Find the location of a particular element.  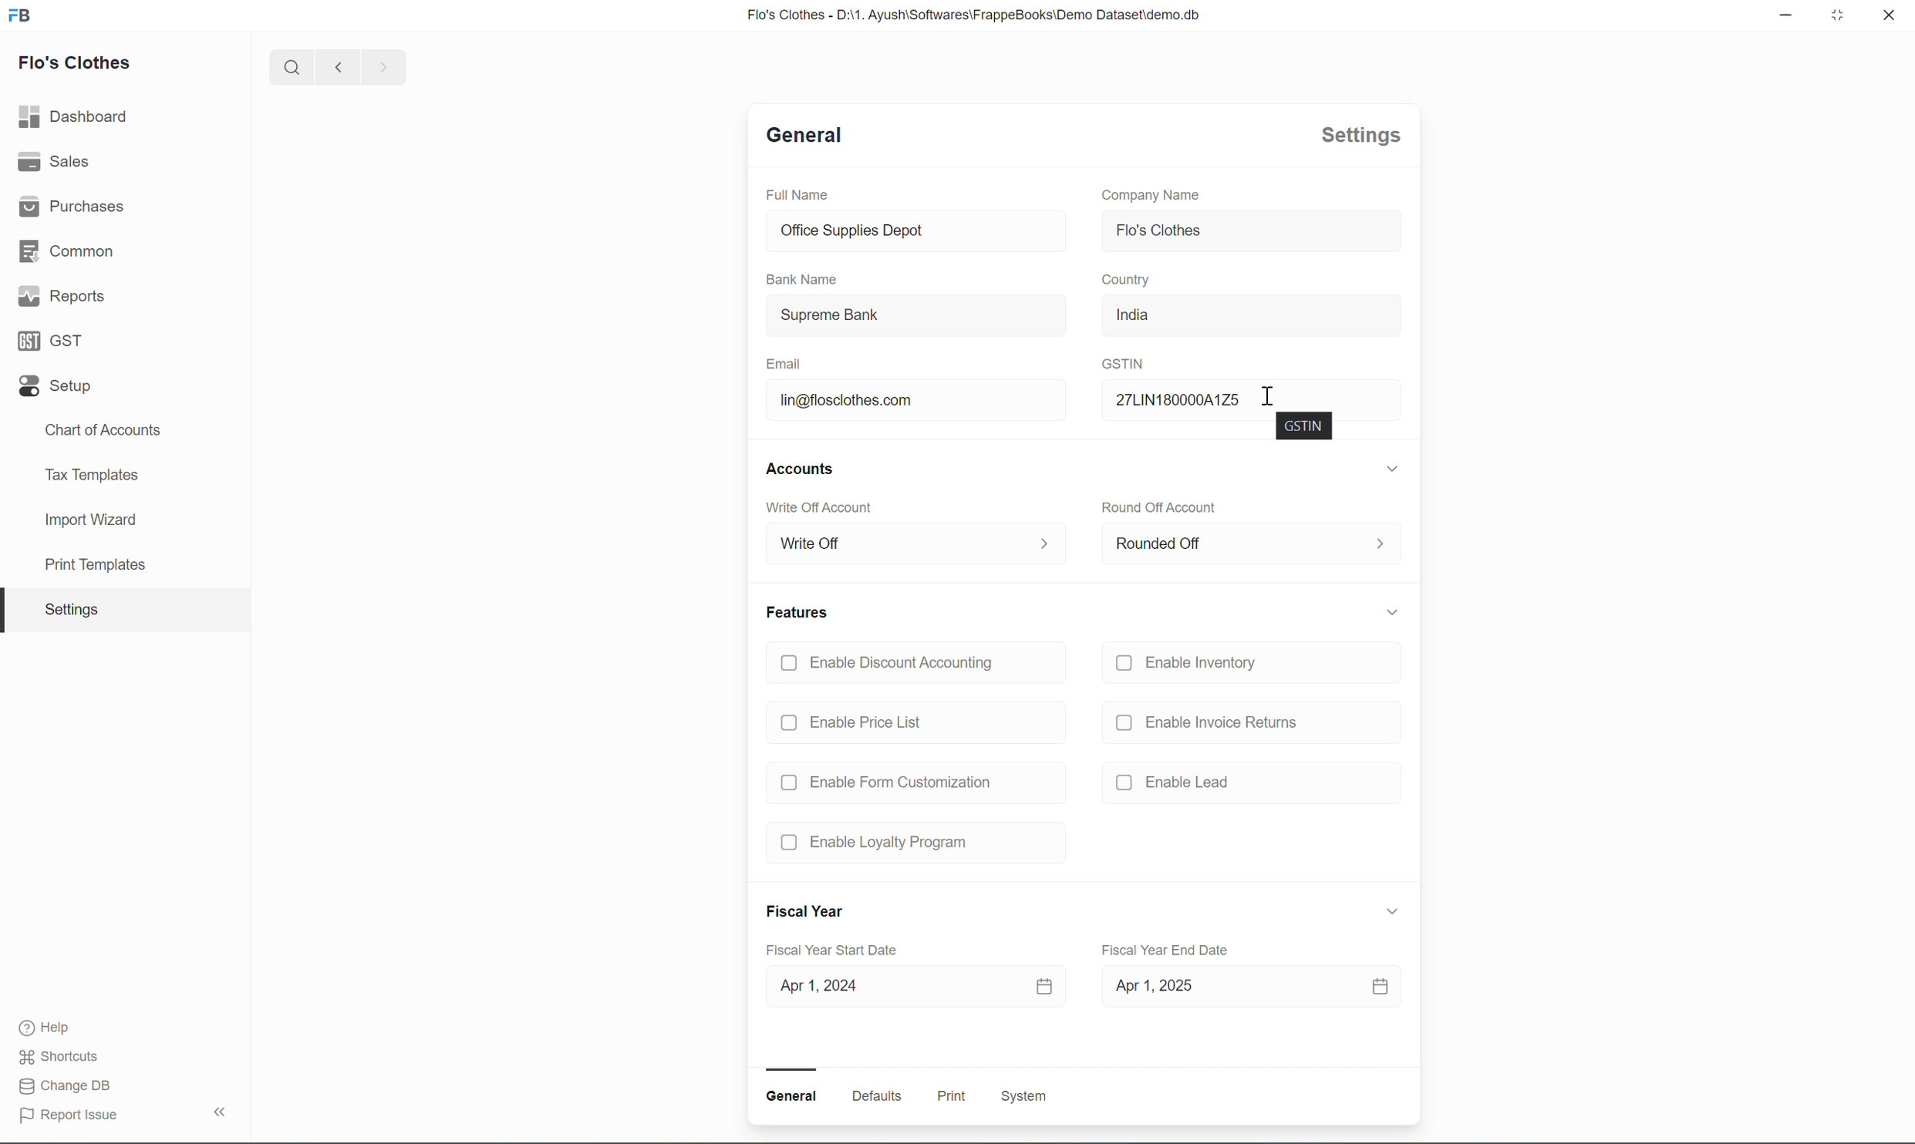

backward is located at coordinates (340, 66).